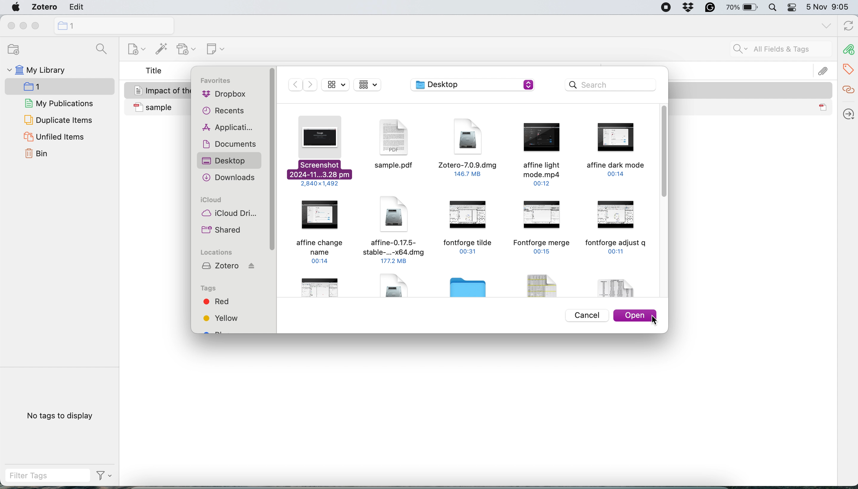  What do you see at coordinates (534, 287) in the screenshot?
I see `File` at bounding box center [534, 287].